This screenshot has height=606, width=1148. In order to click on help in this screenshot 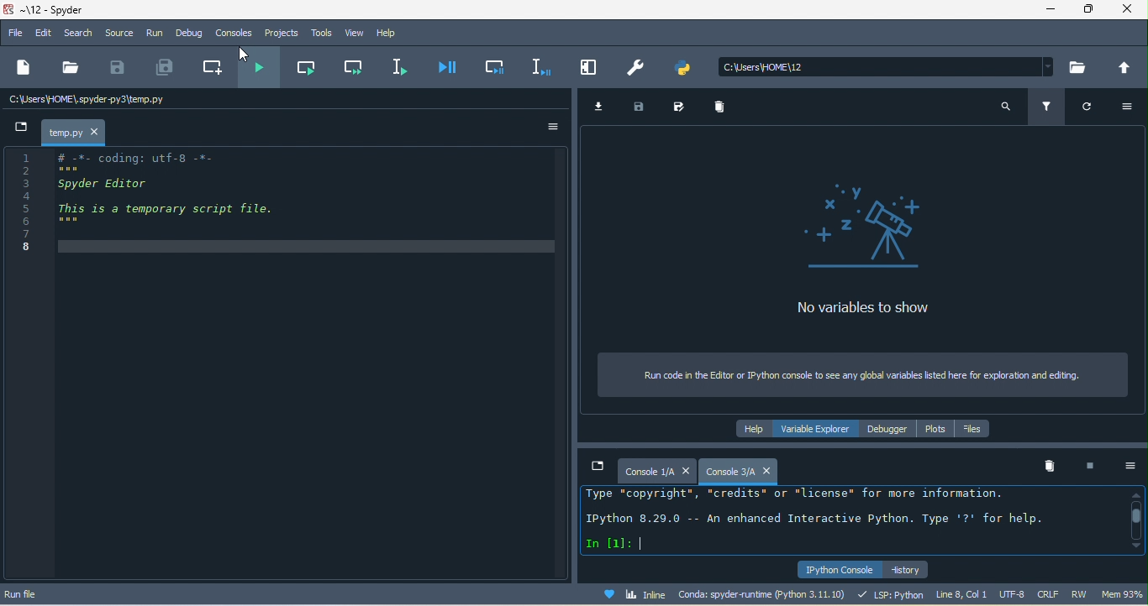, I will do `click(753, 430)`.